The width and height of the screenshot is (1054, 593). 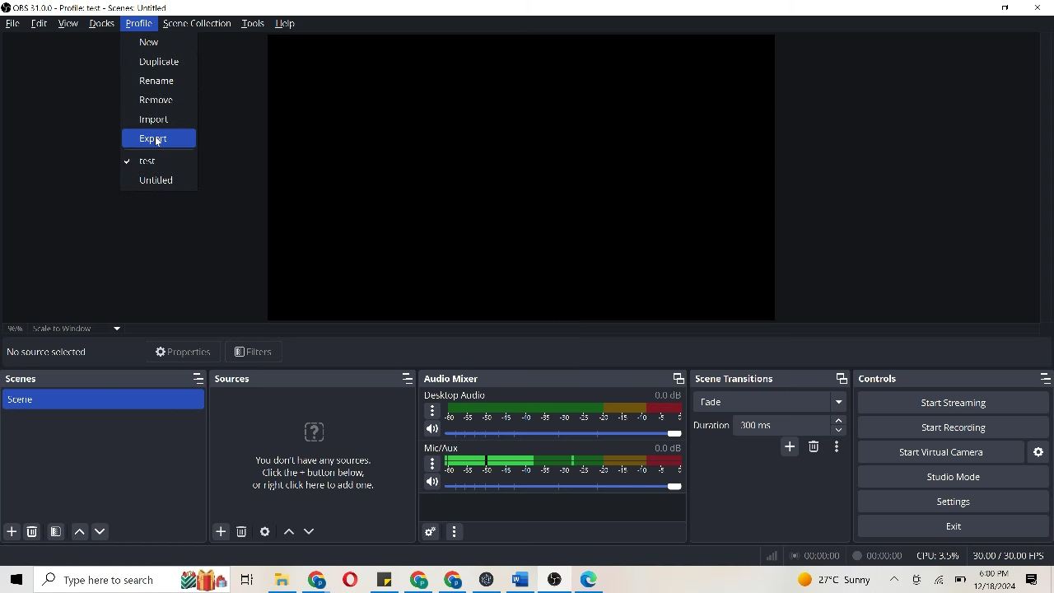 I want to click on Import, so click(x=154, y=118).